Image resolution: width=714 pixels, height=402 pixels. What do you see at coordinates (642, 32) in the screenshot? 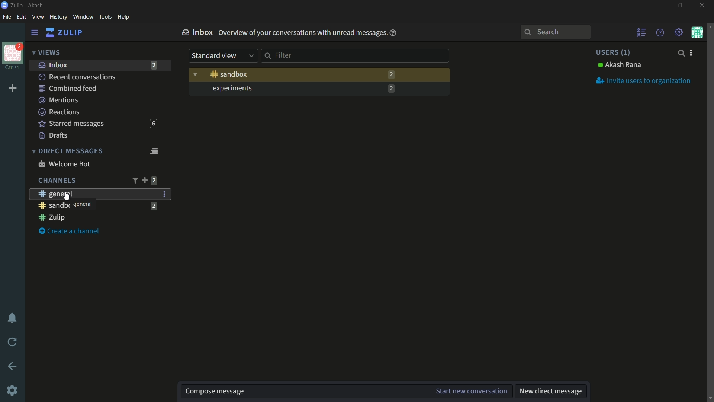
I see `user list` at bounding box center [642, 32].